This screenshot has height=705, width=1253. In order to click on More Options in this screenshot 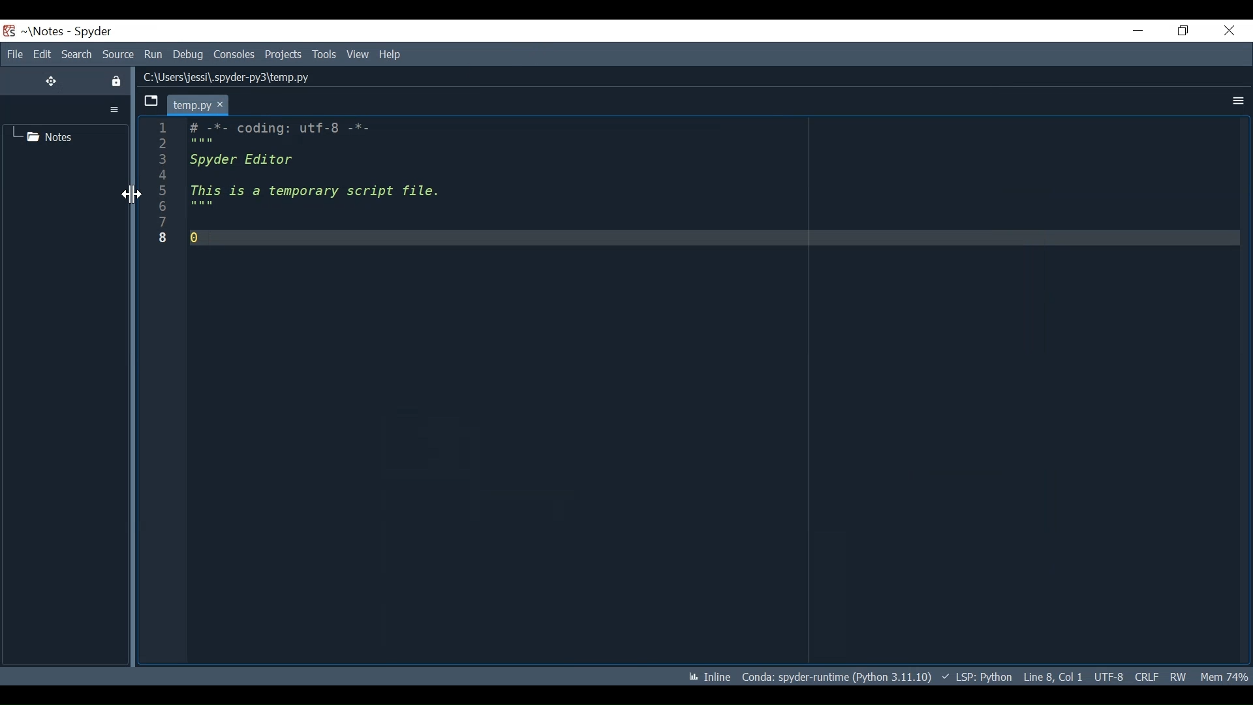, I will do `click(113, 110)`.